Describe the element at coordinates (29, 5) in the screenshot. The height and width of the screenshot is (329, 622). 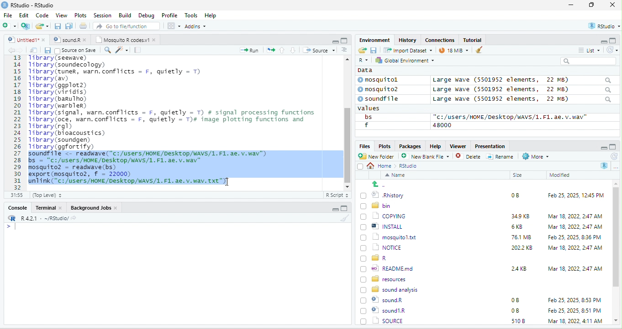
I see `RStudio` at that location.